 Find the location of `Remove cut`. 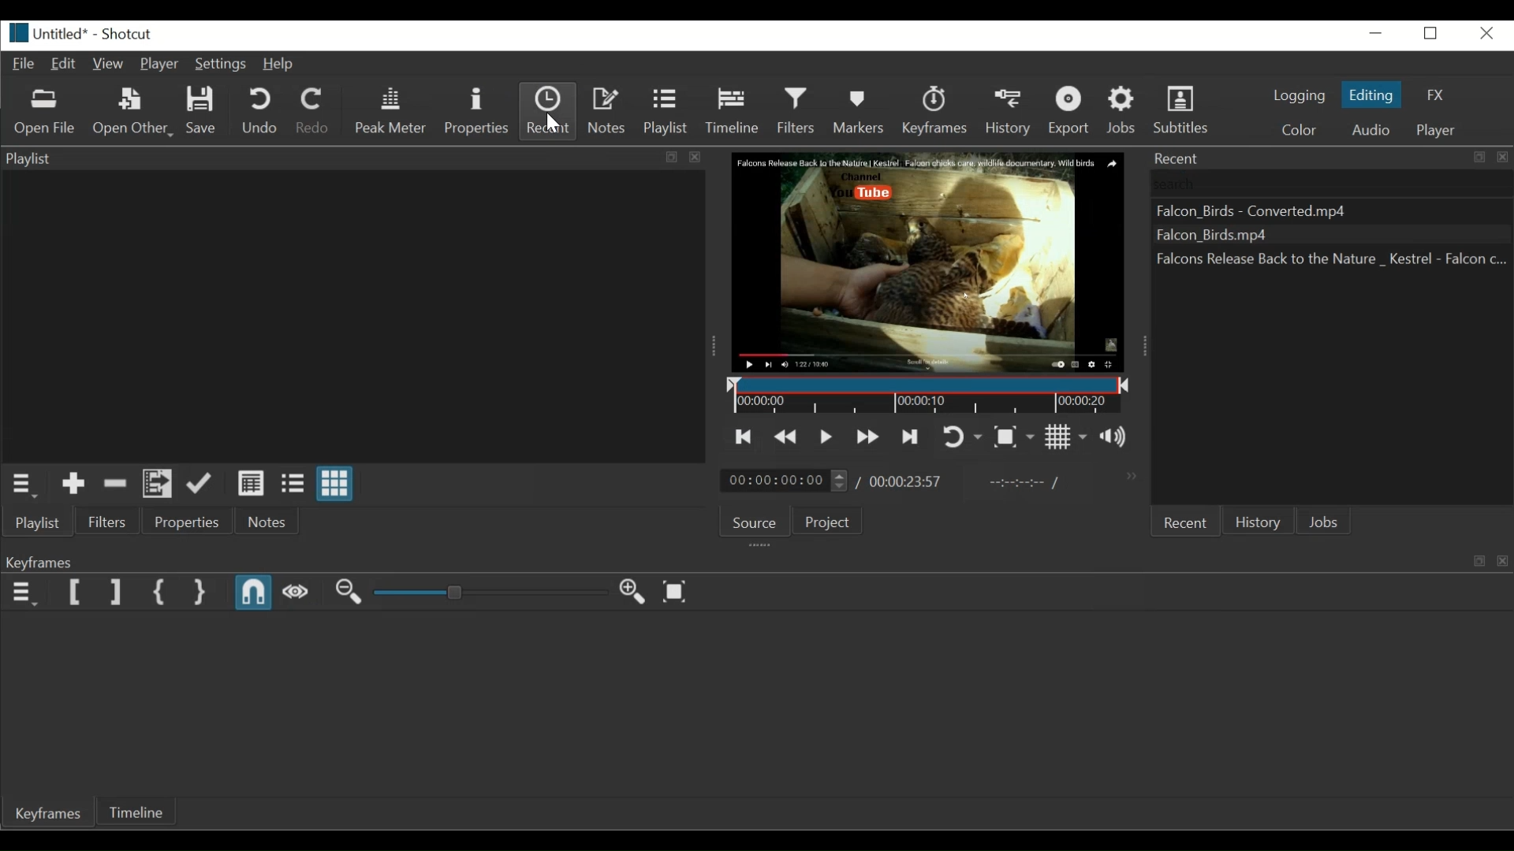

Remove cut is located at coordinates (116, 482).